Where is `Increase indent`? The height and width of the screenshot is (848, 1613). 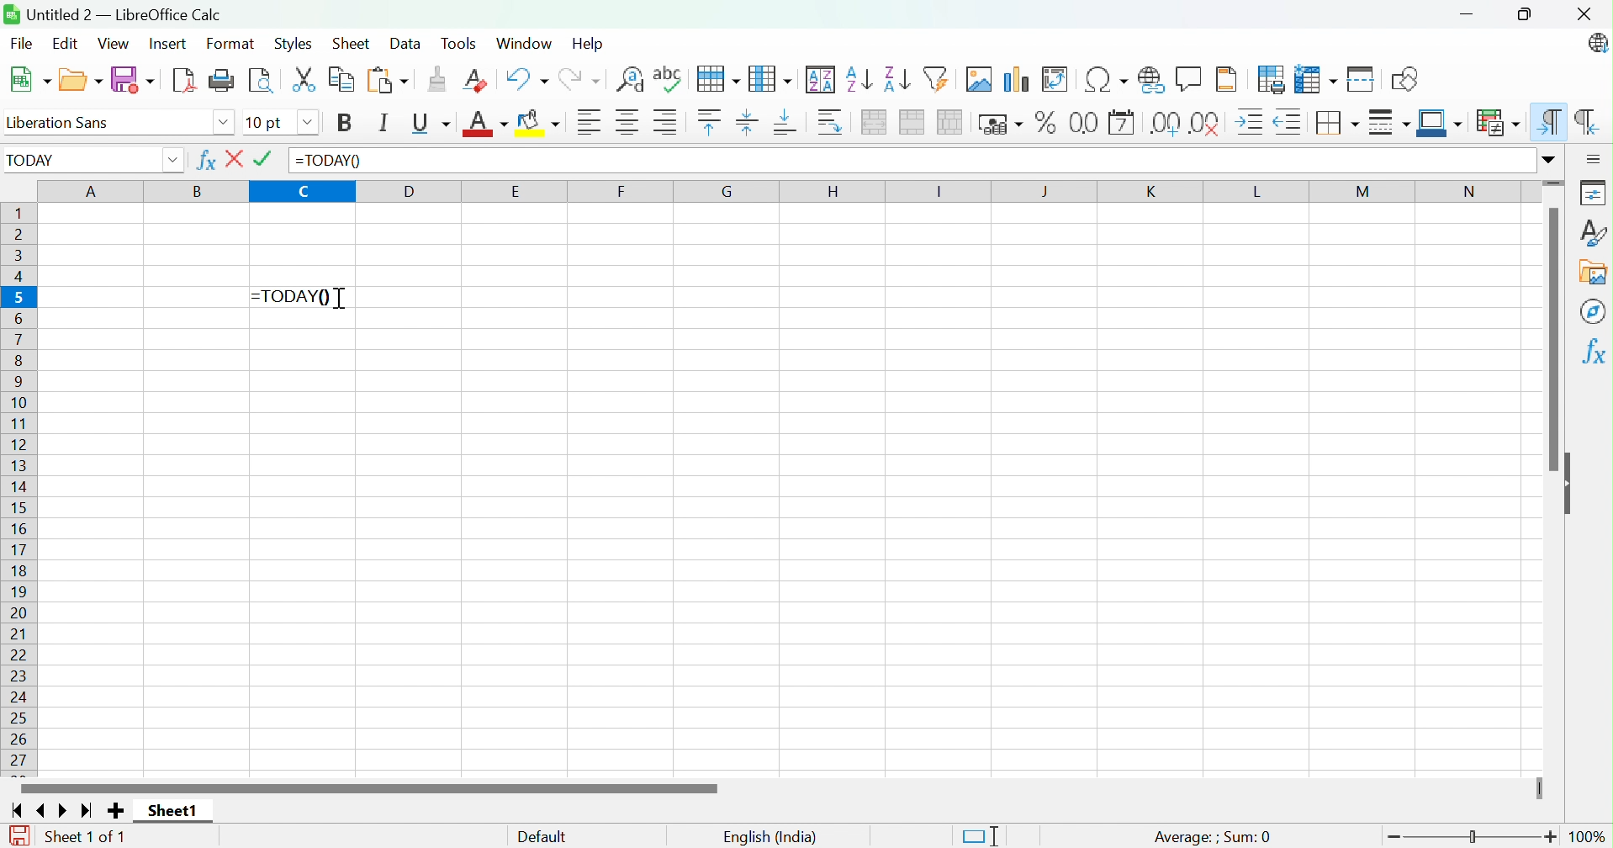
Increase indent is located at coordinates (1252, 122).